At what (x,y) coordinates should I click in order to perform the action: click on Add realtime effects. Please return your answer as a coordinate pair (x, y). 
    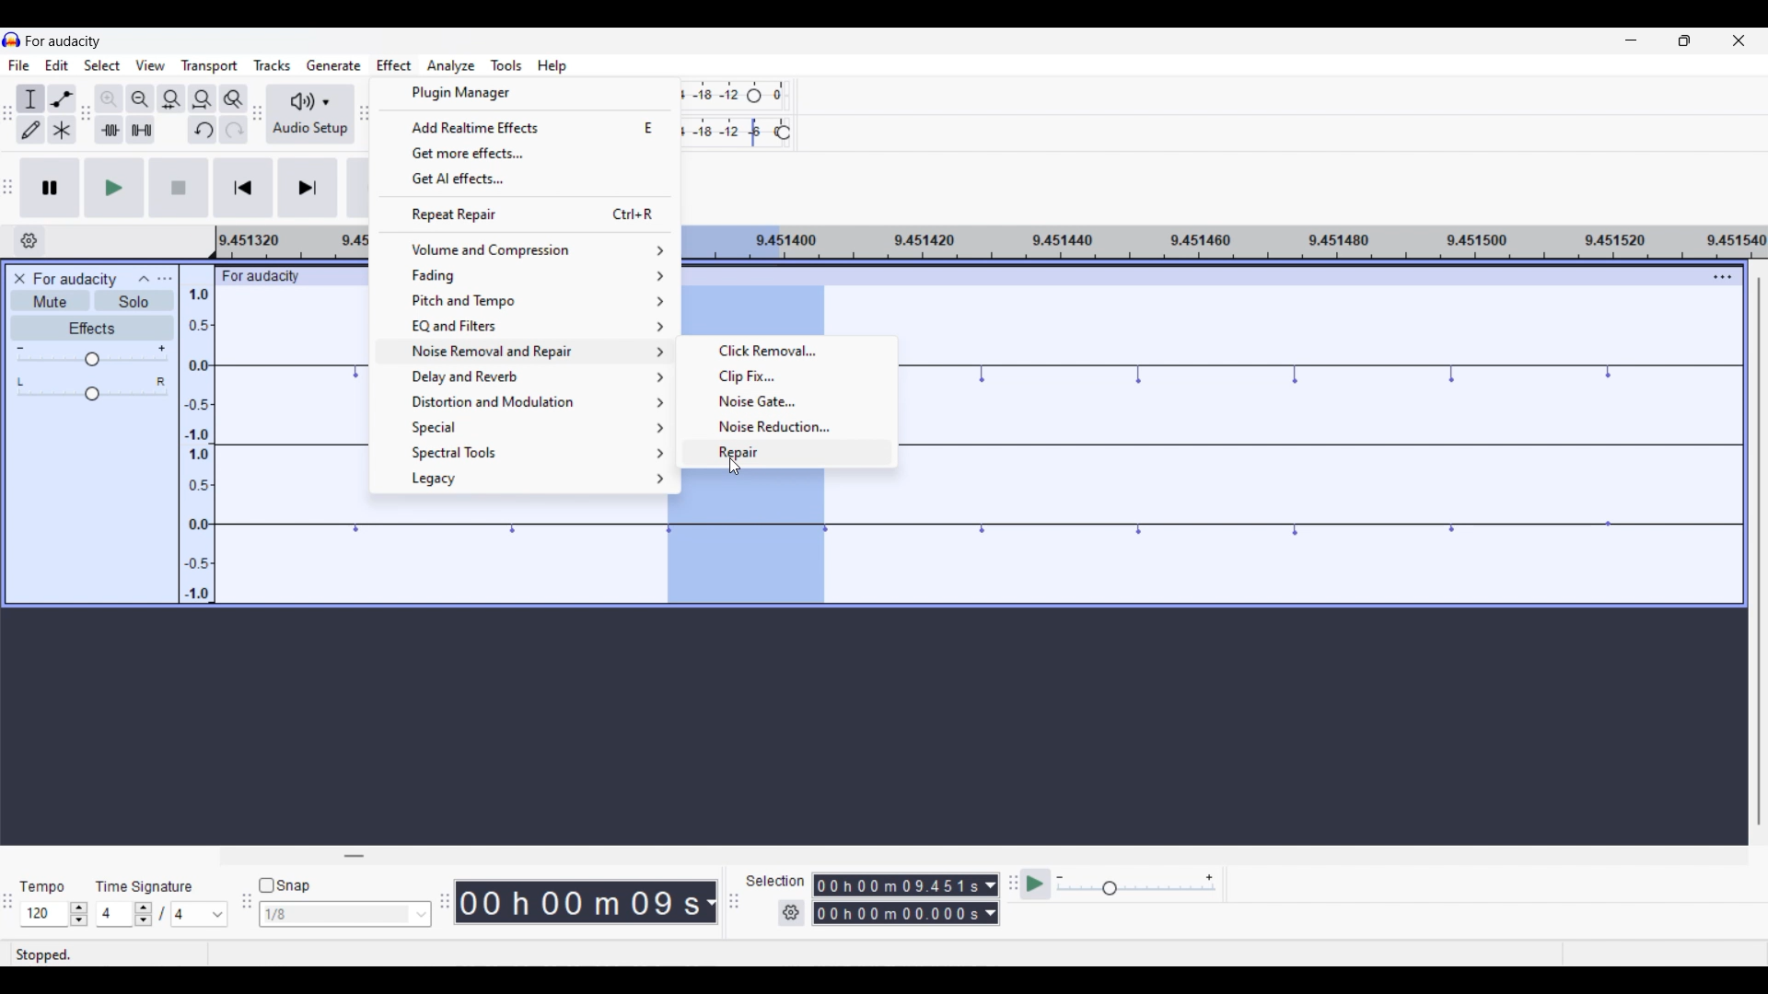
    Looking at the image, I should click on (527, 126).